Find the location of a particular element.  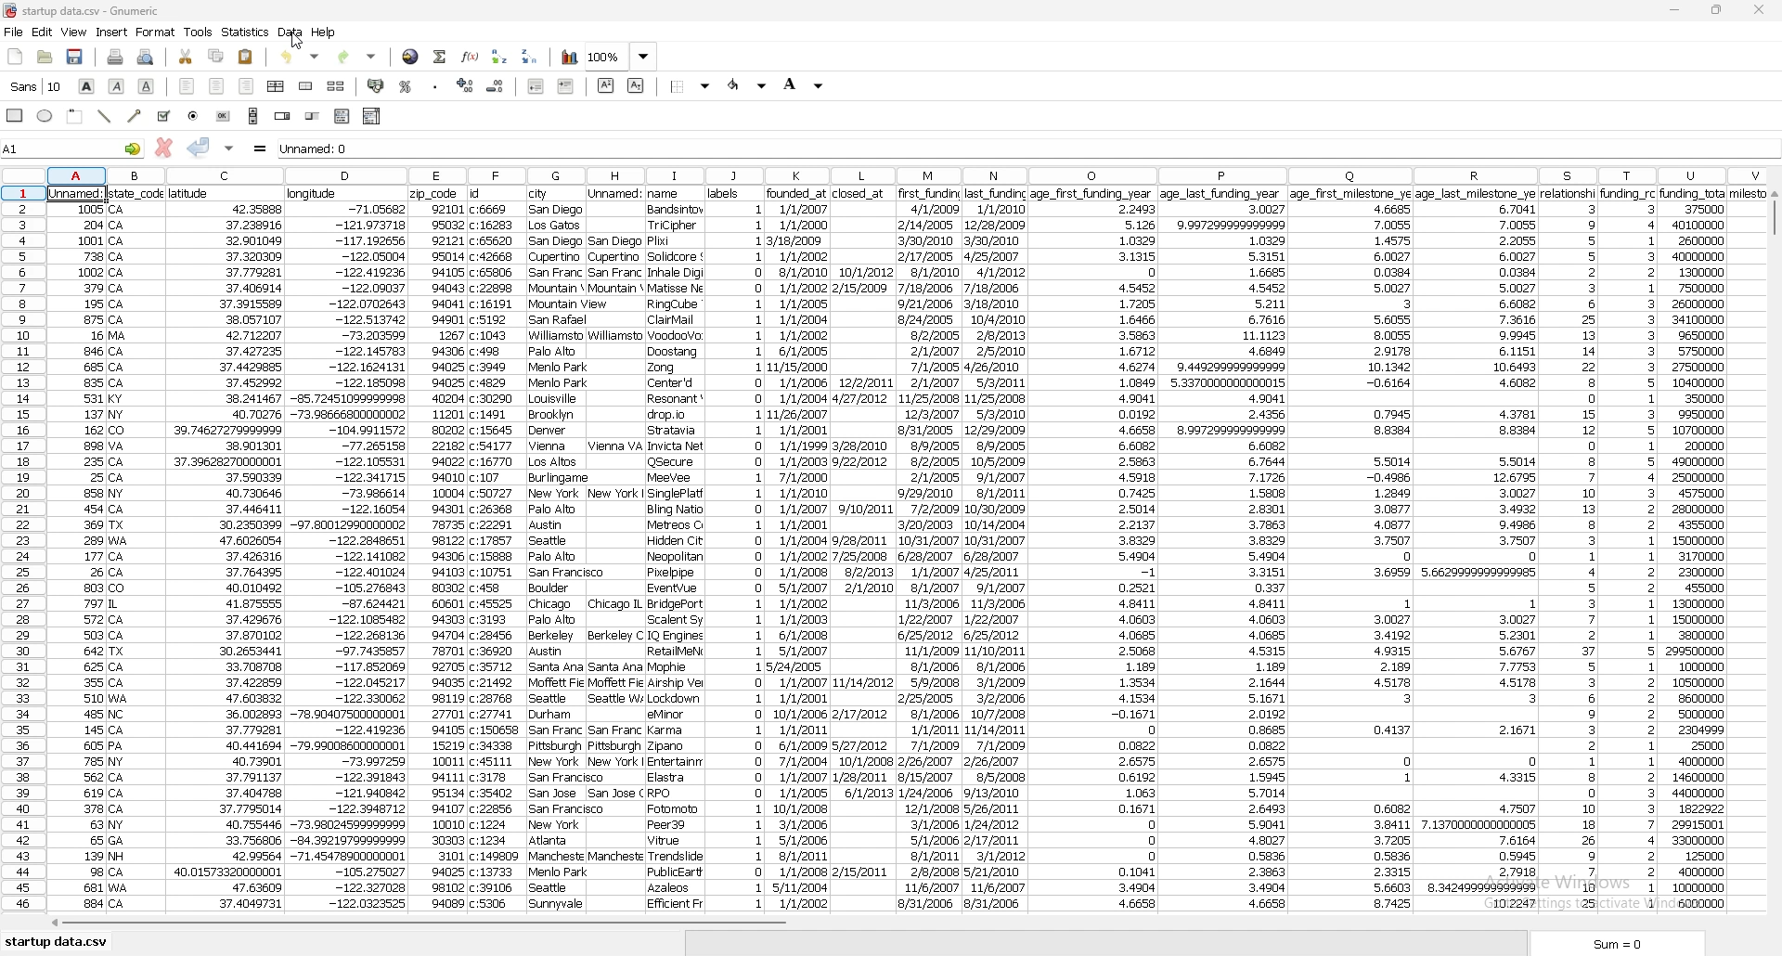

insert is located at coordinates (111, 32).